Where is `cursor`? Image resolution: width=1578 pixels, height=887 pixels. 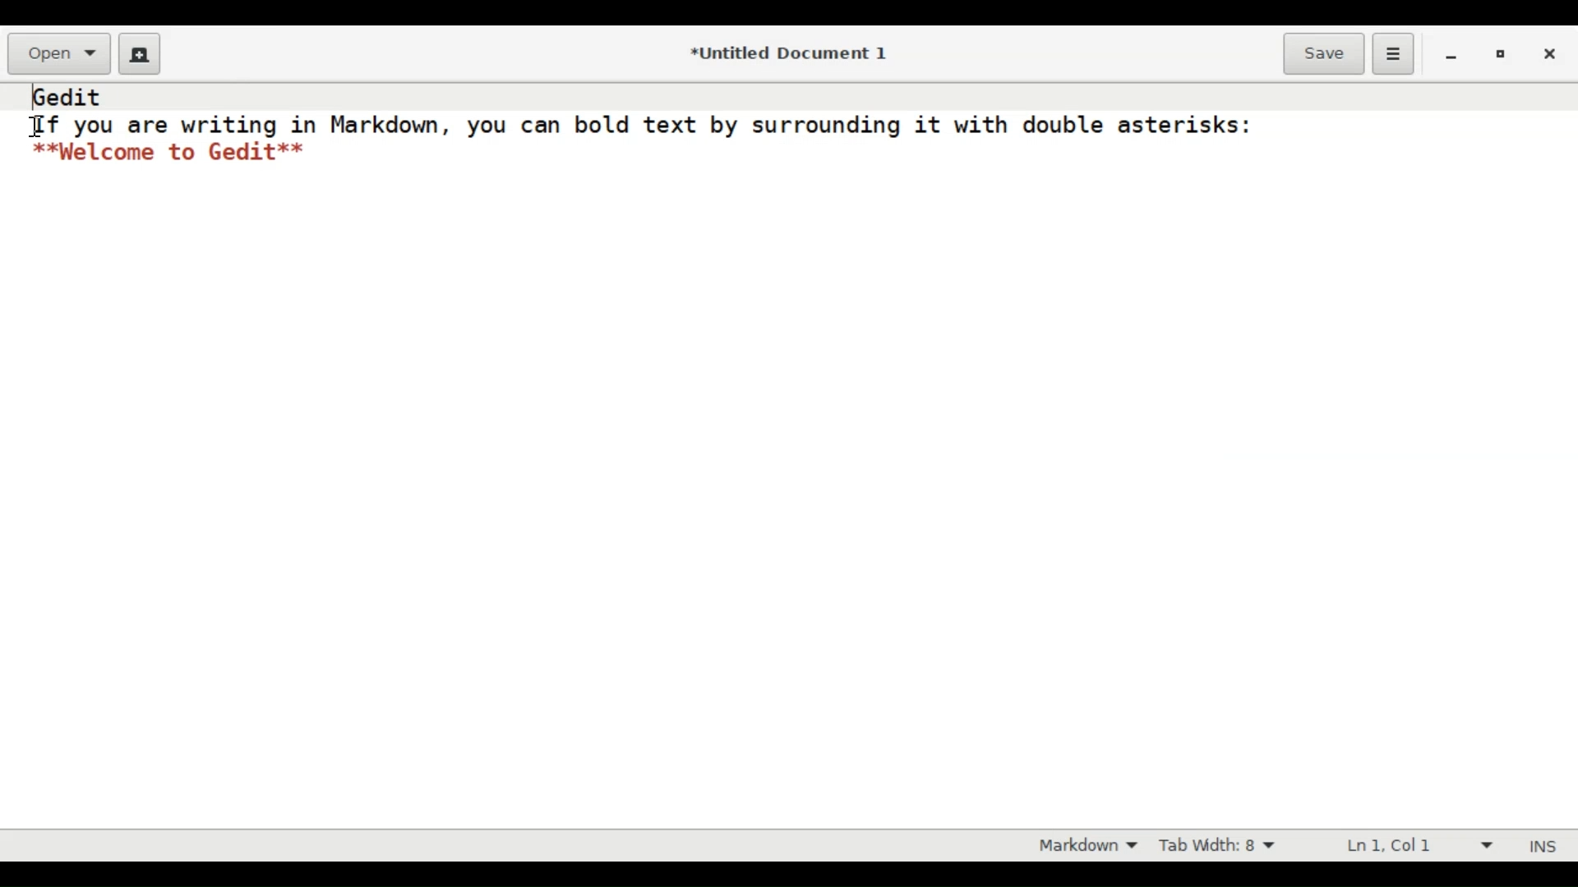 cursor is located at coordinates (36, 122).